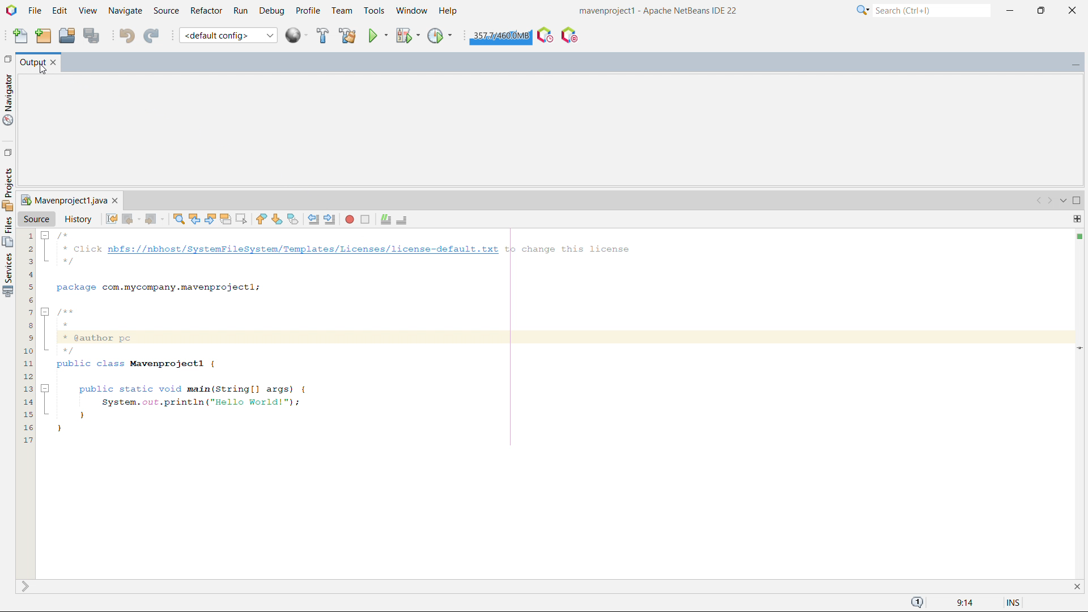 Image resolution: width=1088 pixels, height=612 pixels. I want to click on , so click(296, 36).